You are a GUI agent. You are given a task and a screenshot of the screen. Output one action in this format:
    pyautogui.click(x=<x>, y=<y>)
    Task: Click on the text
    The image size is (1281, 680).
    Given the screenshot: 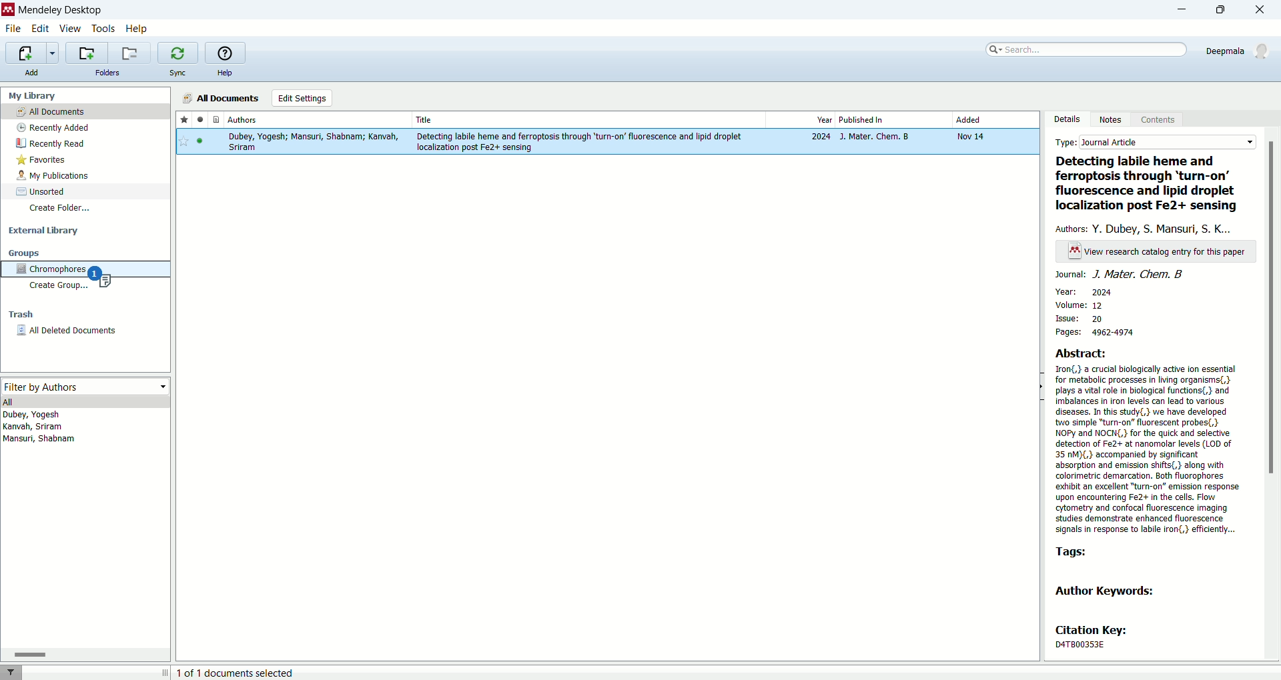 What is the action you would take?
    pyautogui.click(x=1158, y=252)
    